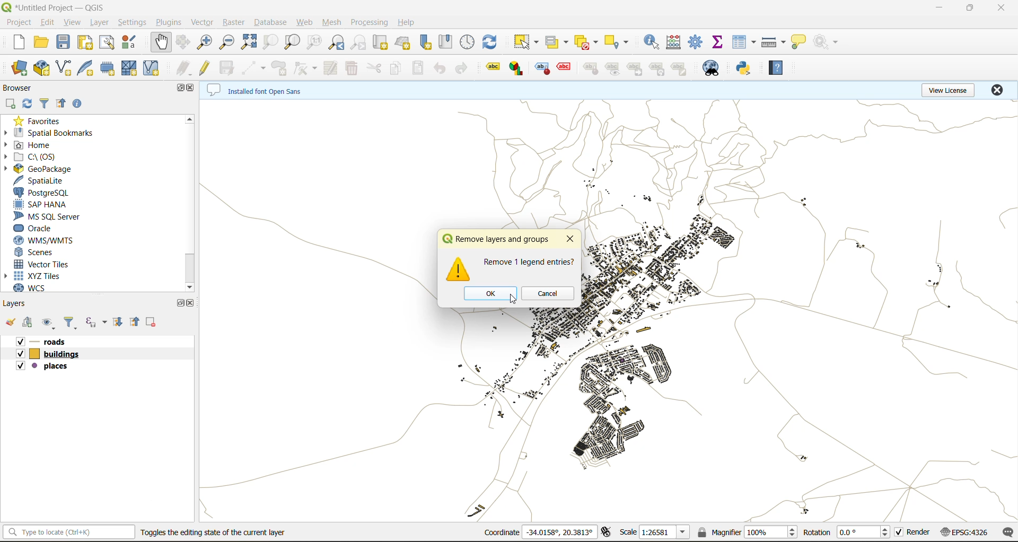 This screenshot has height=542, width=1018. I want to click on raster, so click(232, 23).